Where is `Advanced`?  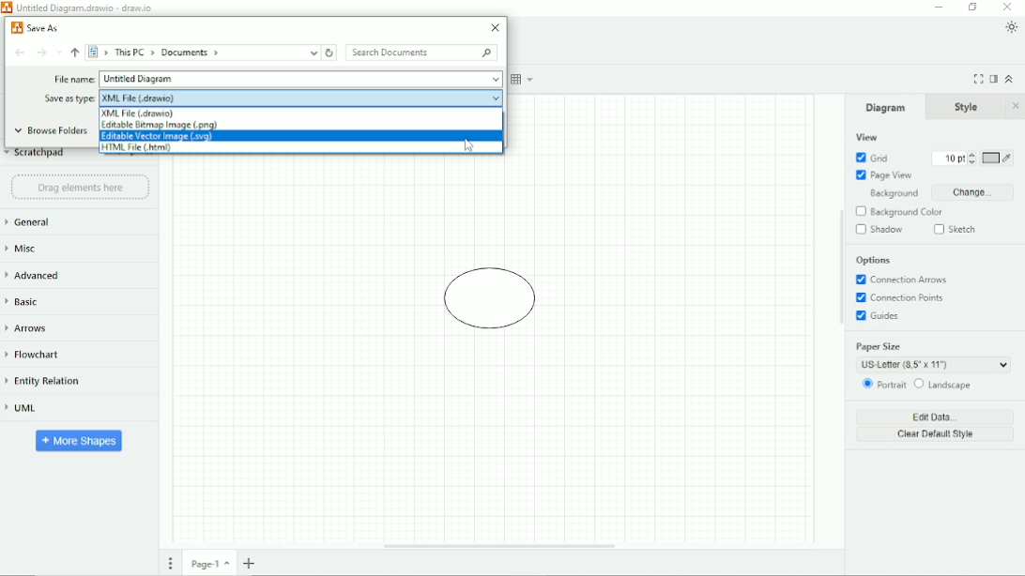 Advanced is located at coordinates (36, 275).